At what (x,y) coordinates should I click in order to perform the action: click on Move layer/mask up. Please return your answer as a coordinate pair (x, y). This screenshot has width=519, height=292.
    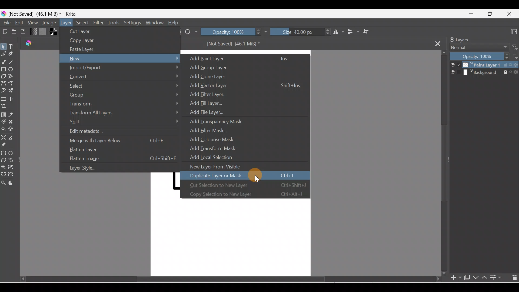
    Looking at the image, I should click on (485, 278).